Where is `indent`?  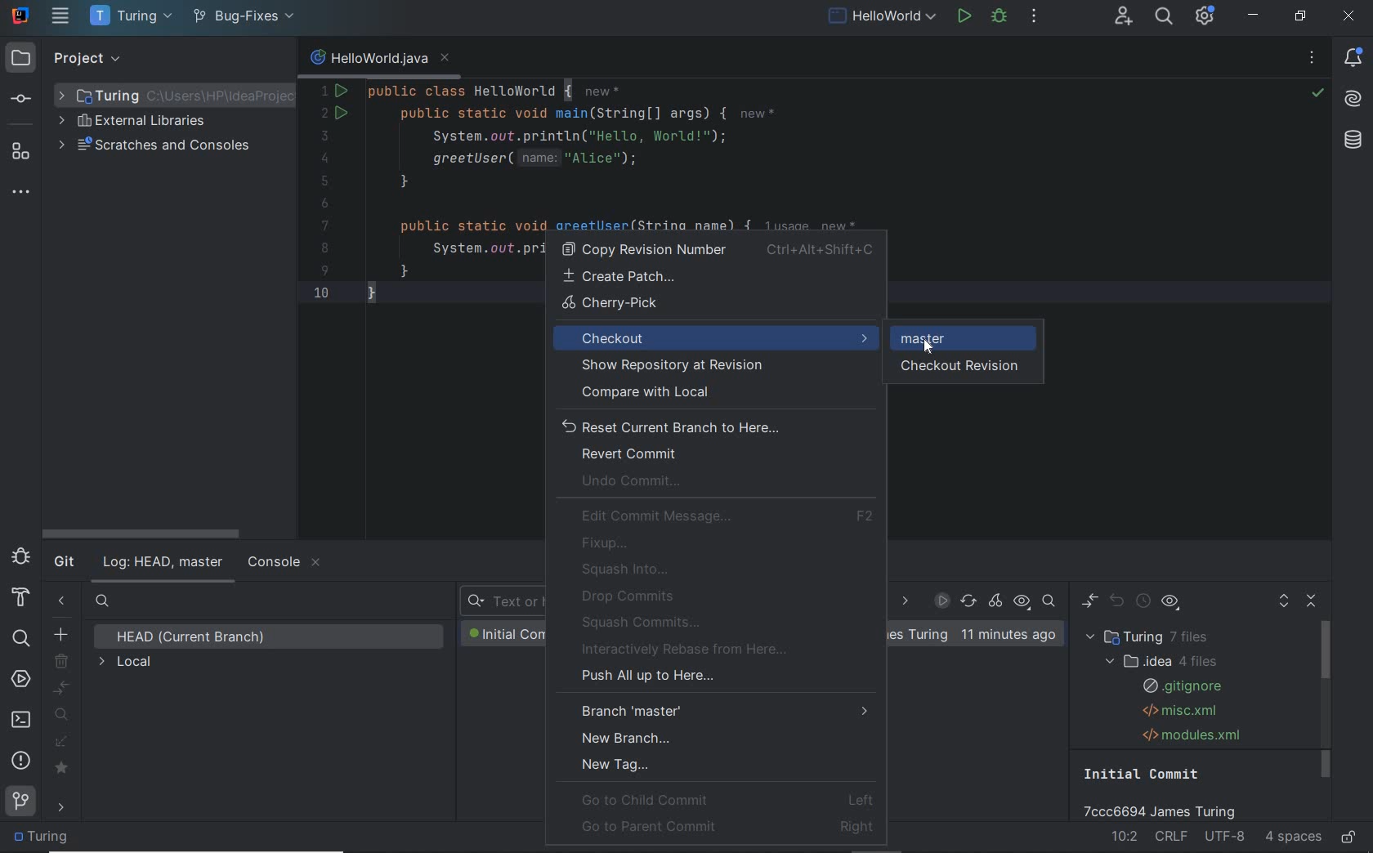
indent is located at coordinates (1293, 837).